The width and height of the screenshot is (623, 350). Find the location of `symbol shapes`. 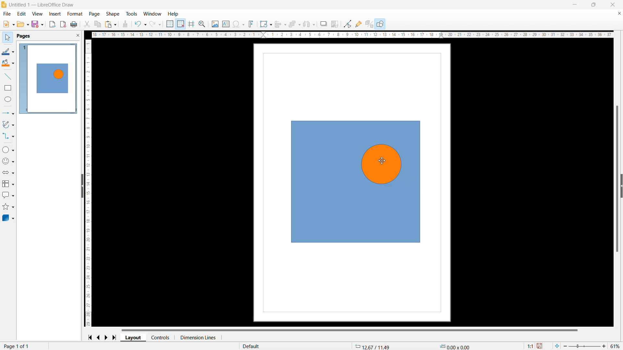

symbol shapes is located at coordinates (8, 161).